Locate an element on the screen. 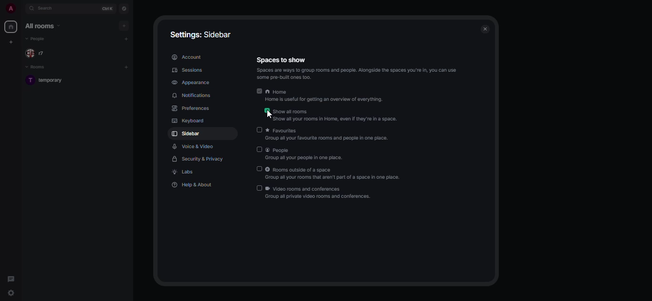  add is located at coordinates (127, 66).